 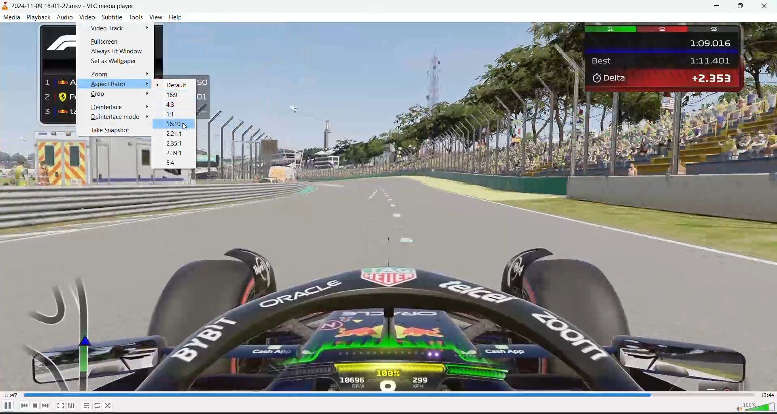 What do you see at coordinates (25, 405) in the screenshot?
I see `previous` at bounding box center [25, 405].